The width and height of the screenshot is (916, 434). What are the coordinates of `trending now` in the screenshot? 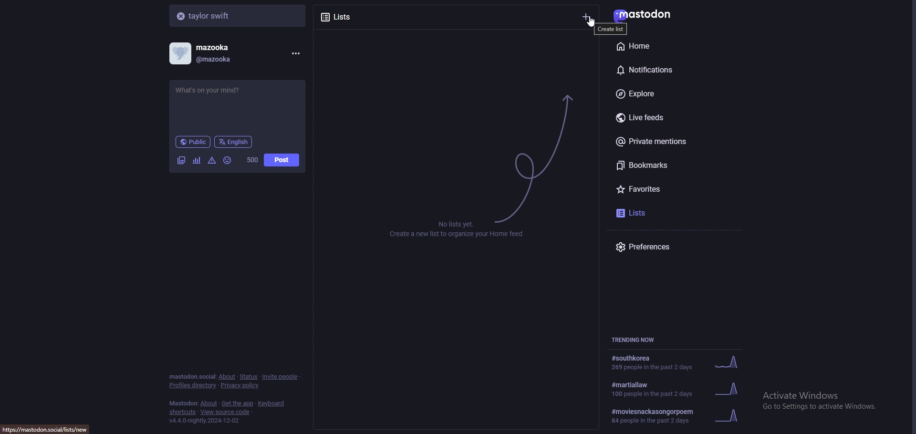 It's located at (638, 340).